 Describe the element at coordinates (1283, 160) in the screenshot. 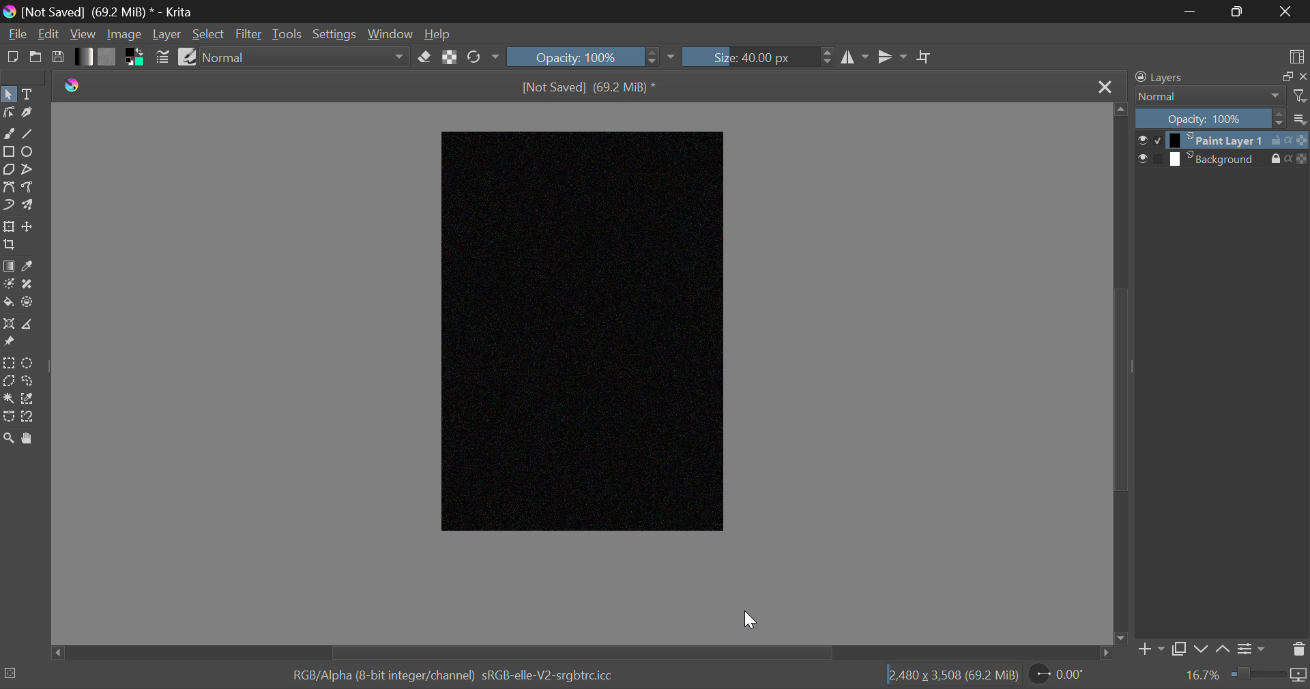

I see `alpha` at that location.